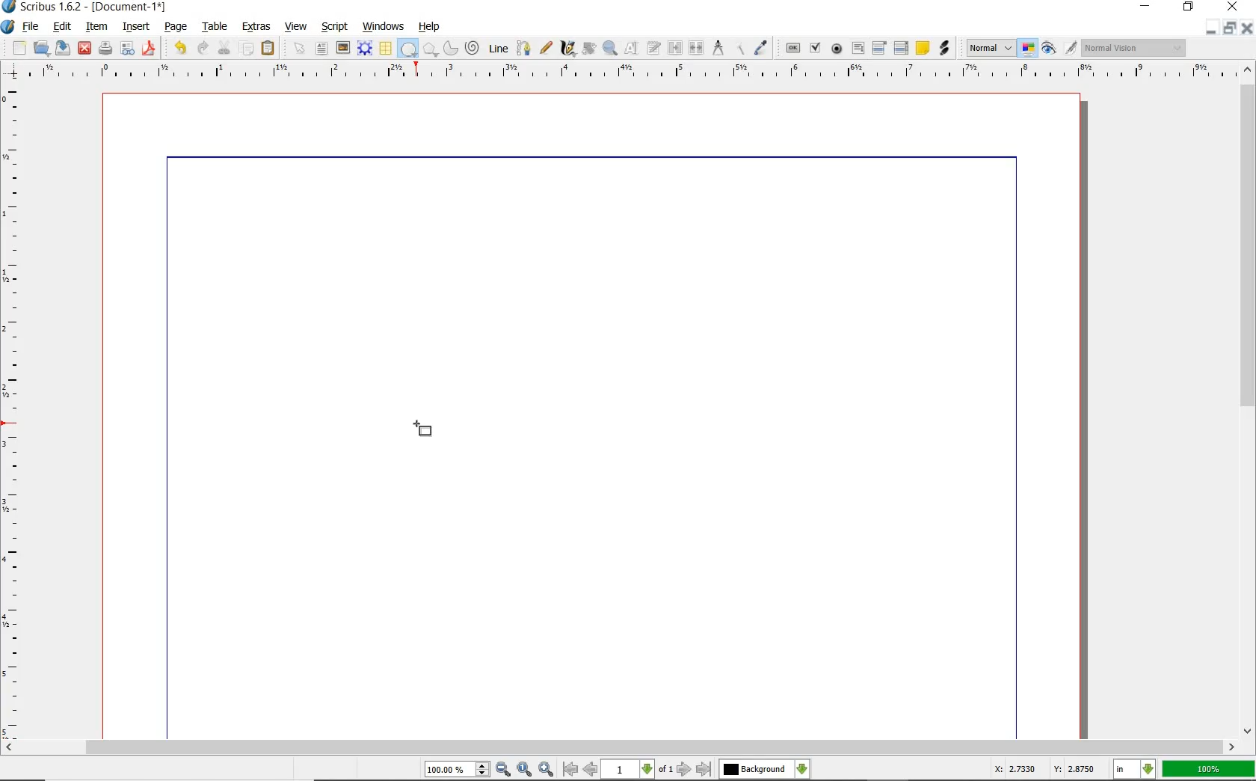  What do you see at coordinates (815, 47) in the screenshot?
I see `PDF CHECK BOX` at bounding box center [815, 47].